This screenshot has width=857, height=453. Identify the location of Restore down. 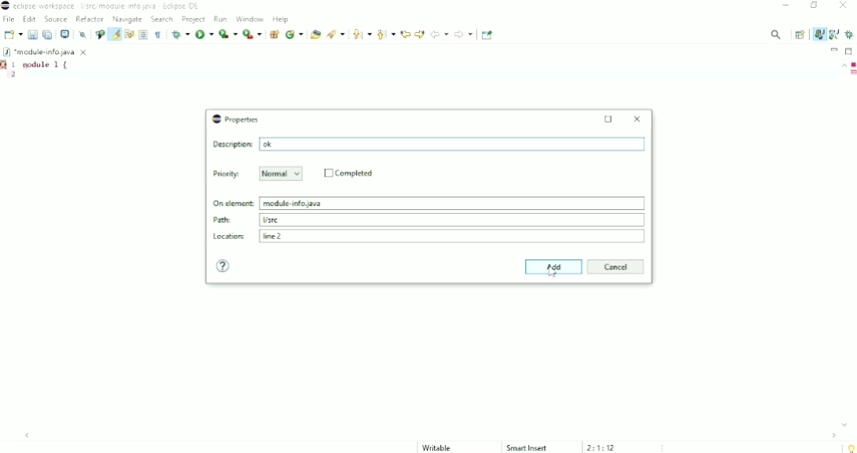
(815, 7).